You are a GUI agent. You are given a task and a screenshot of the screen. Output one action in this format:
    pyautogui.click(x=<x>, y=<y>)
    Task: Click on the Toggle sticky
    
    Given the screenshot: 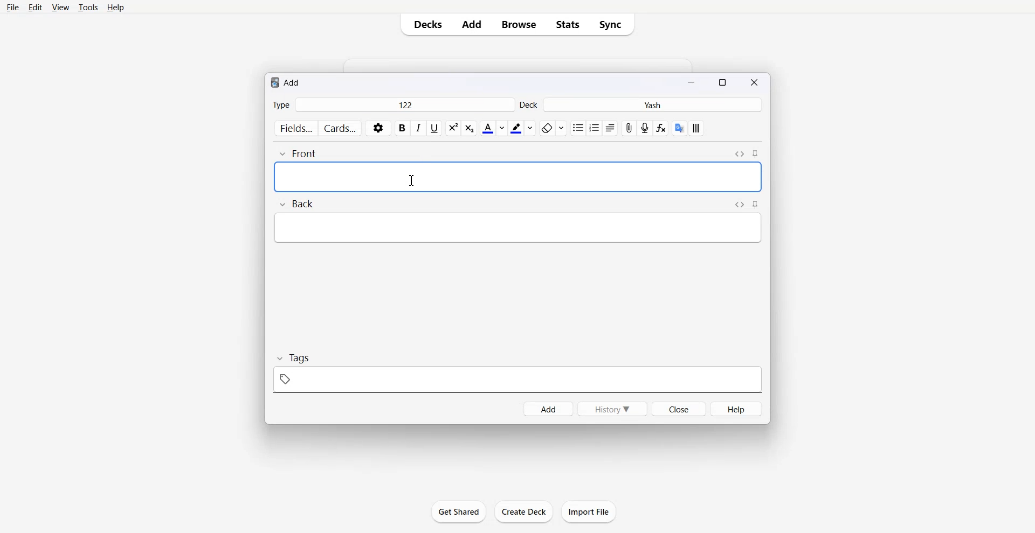 What is the action you would take?
    pyautogui.click(x=756, y=155)
    